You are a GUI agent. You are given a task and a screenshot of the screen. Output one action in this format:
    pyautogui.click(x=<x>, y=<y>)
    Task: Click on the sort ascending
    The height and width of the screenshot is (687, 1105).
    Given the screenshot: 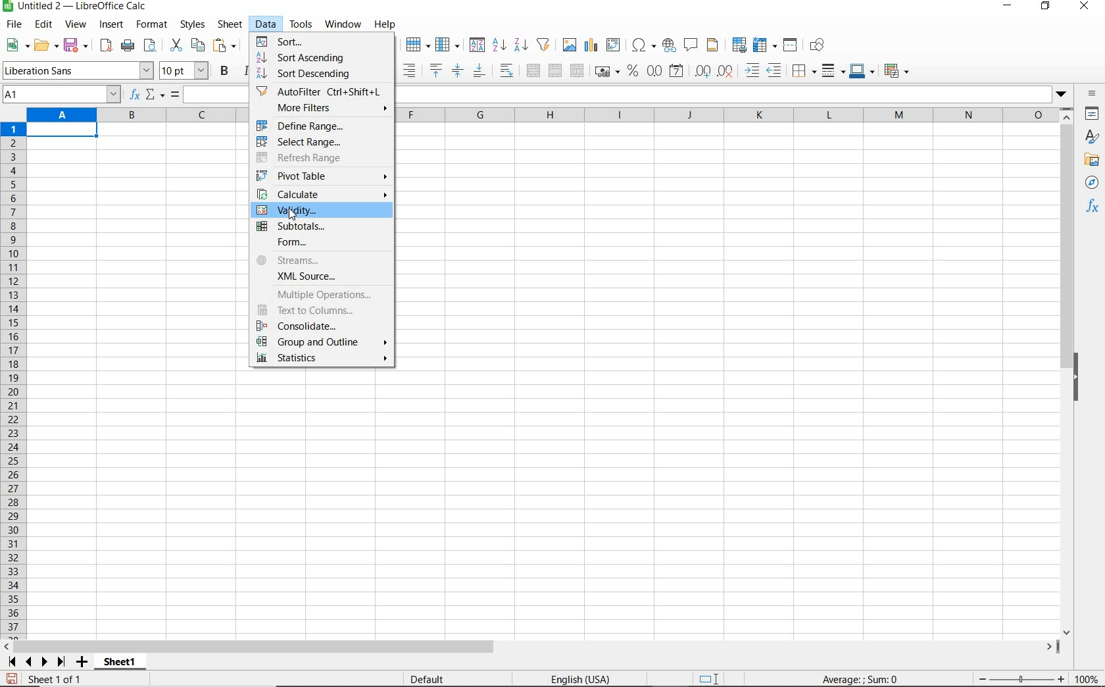 What is the action you would take?
    pyautogui.click(x=305, y=59)
    